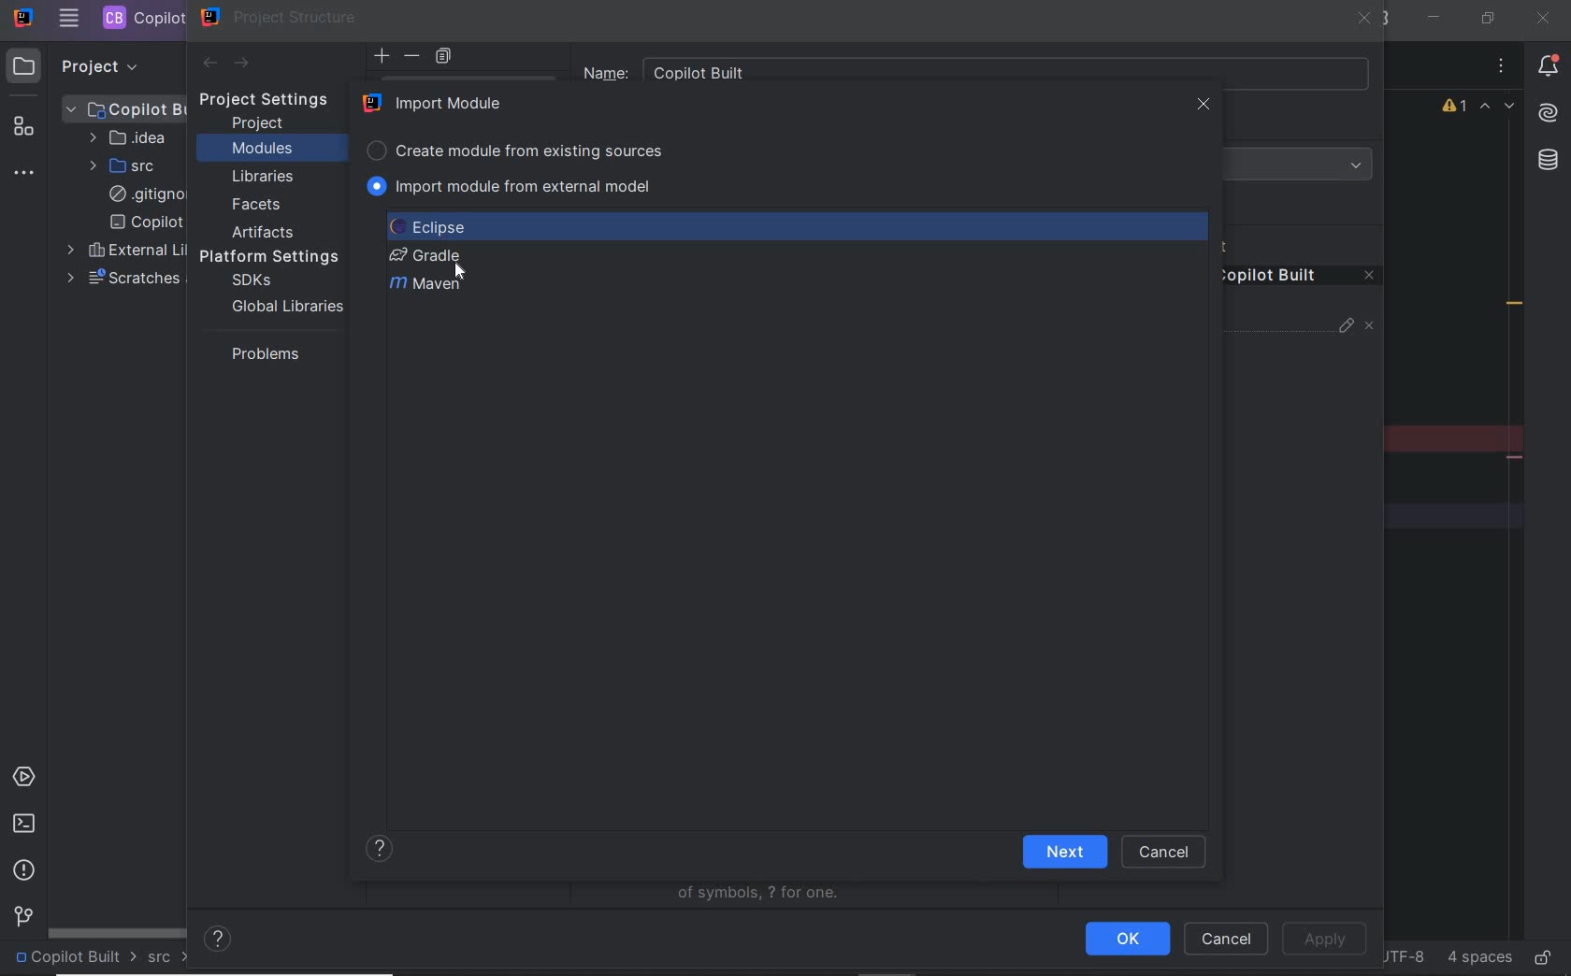 This screenshot has width=1571, height=976. Describe the element at coordinates (124, 165) in the screenshot. I see `SRC` at that location.